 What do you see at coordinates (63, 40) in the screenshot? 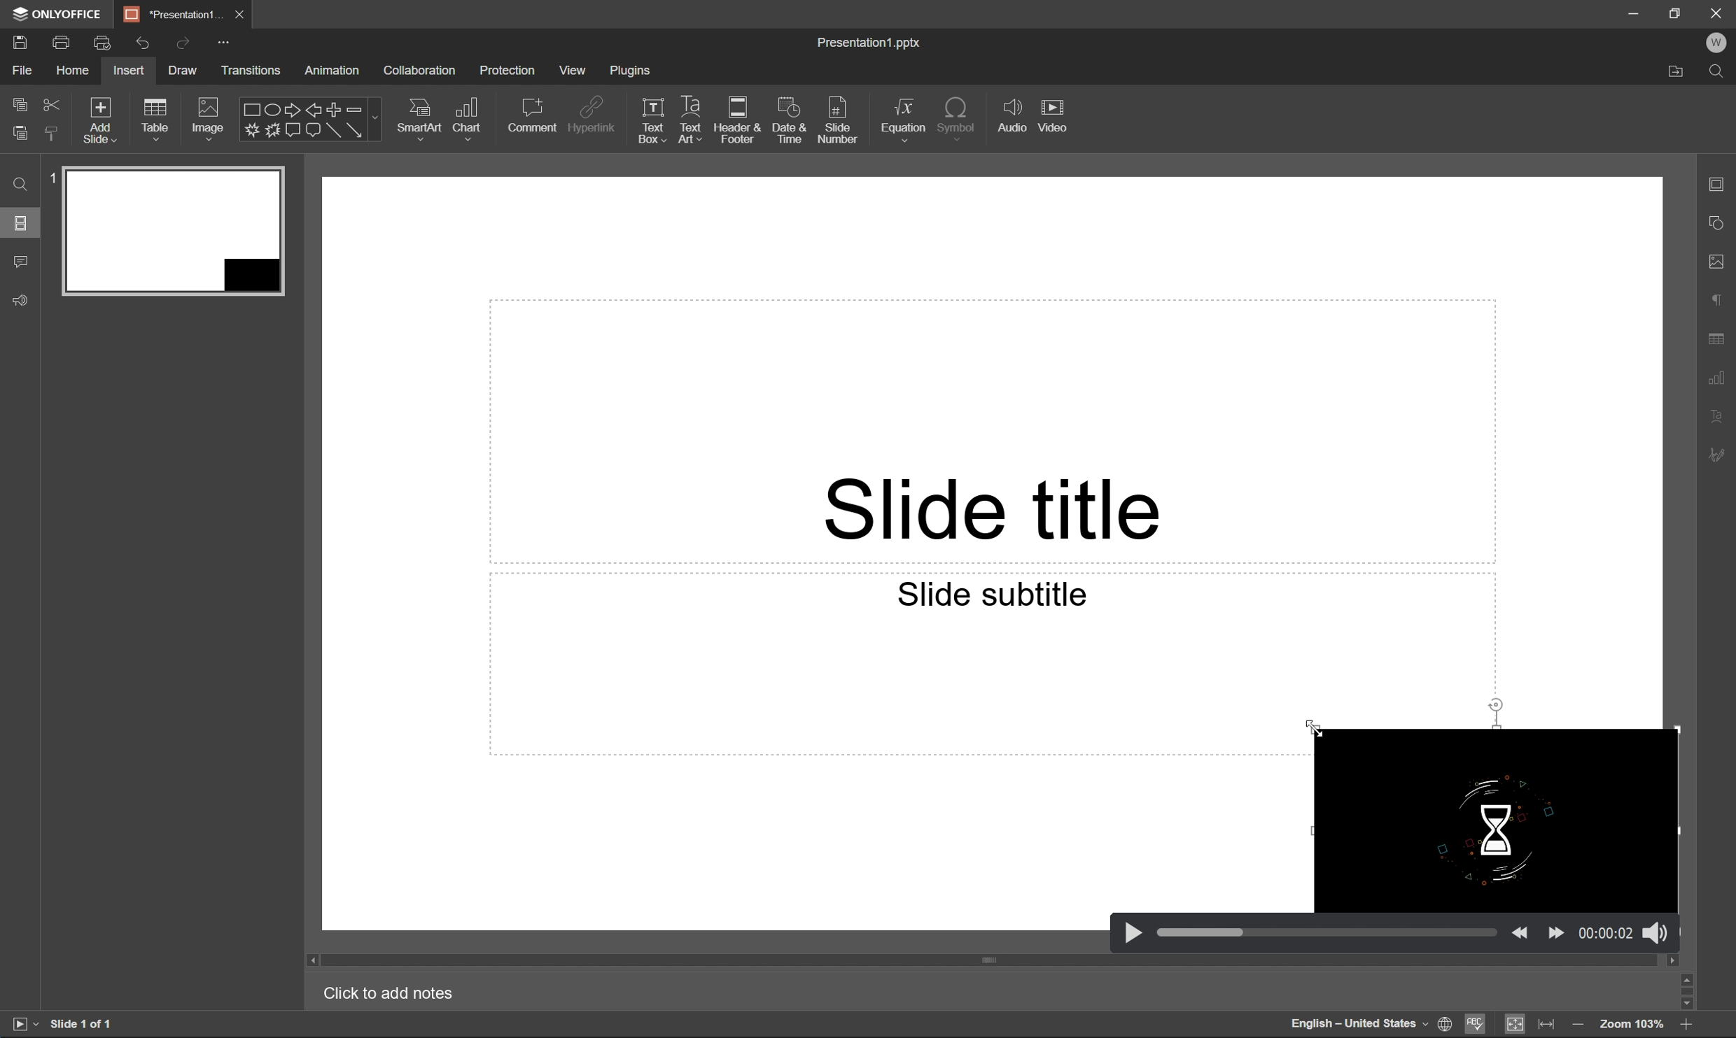
I see `print a file` at bounding box center [63, 40].